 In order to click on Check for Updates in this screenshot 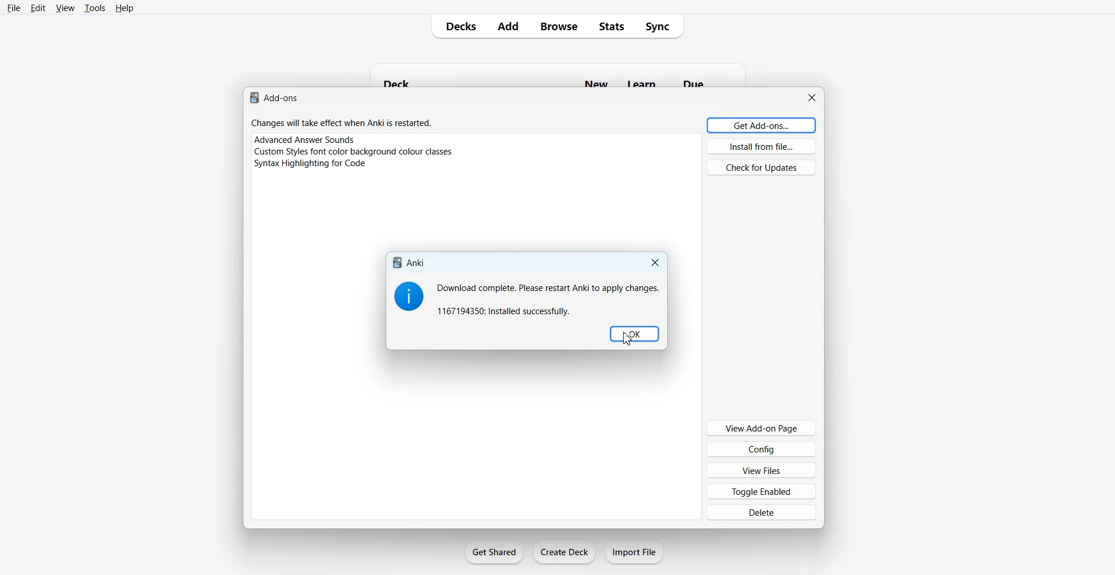, I will do `click(761, 167)`.